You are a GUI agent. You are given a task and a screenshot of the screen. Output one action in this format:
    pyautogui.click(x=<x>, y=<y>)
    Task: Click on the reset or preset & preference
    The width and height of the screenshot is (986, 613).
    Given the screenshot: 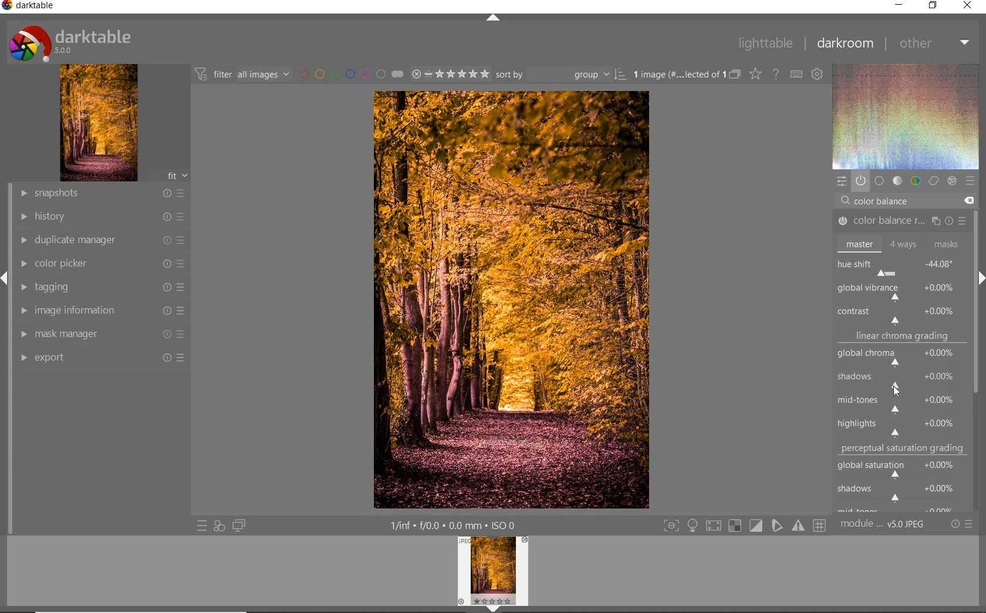 What is the action you would take?
    pyautogui.click(x=961, y=524)
    